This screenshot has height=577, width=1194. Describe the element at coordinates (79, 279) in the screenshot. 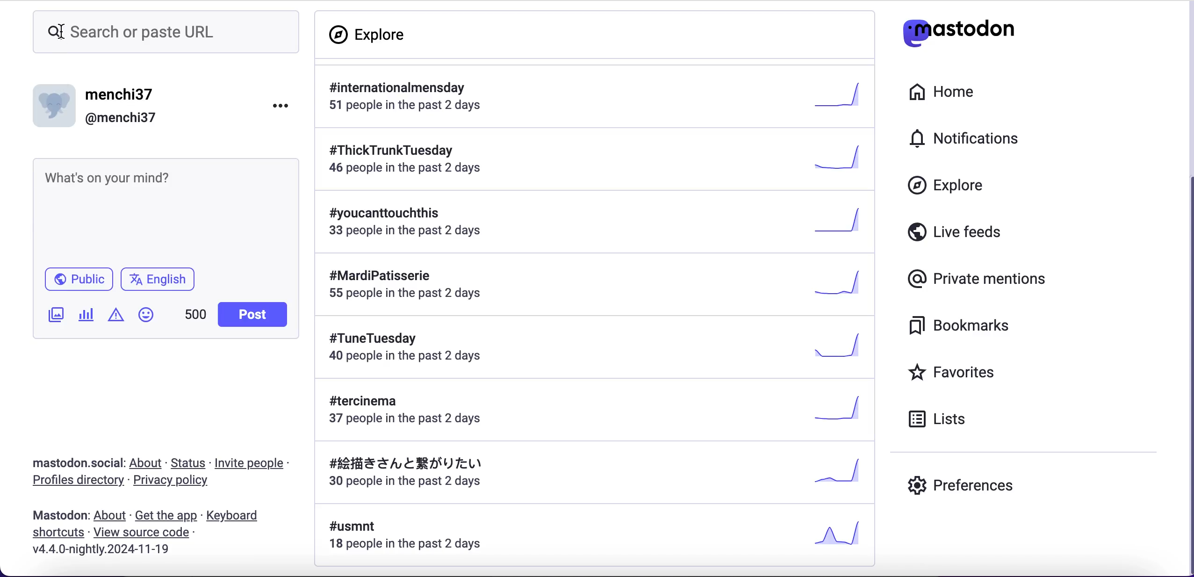

I see `public` at that location.